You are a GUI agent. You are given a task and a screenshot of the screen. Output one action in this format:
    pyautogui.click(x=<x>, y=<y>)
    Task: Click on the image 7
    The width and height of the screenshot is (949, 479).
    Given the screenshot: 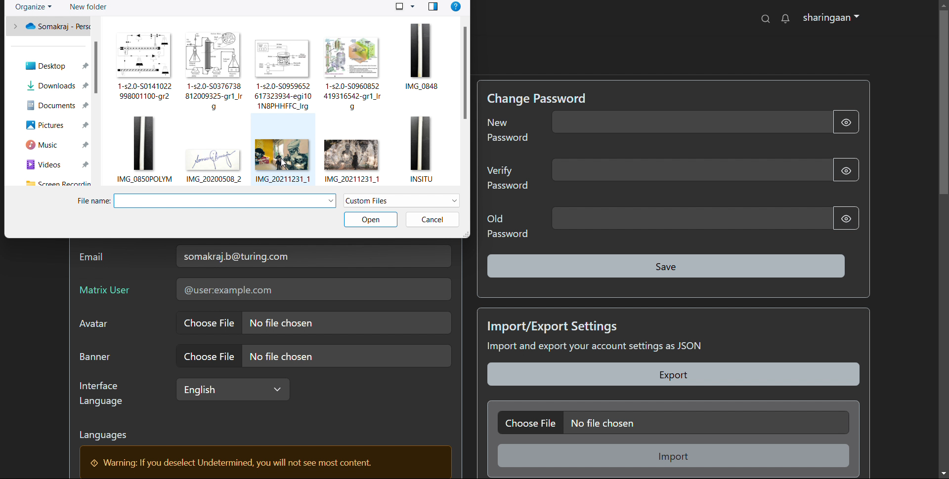 What is the action you would take?
    pyautogui.click(x=214, y=154)
    